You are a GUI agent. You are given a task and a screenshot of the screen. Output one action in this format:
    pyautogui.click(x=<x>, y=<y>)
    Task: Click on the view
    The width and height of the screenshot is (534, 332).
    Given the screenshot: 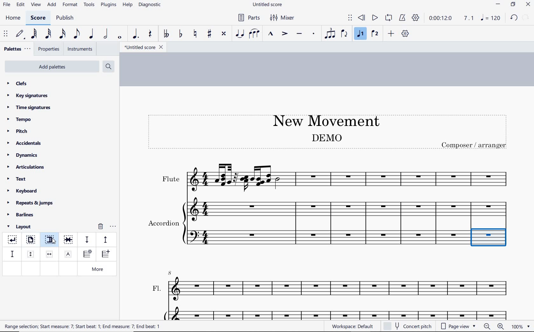 What is the action you would take?
    pyautogui.click(x=35, y=5)
    